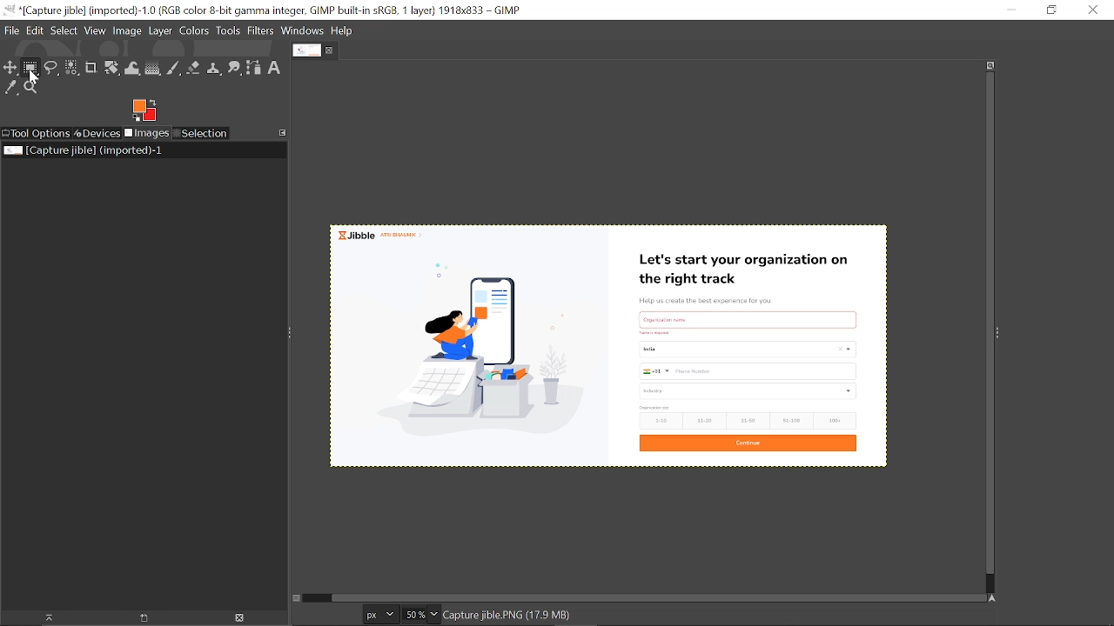 The image size is (1114, 626). I want to click on Tool options, so click(37, 133).